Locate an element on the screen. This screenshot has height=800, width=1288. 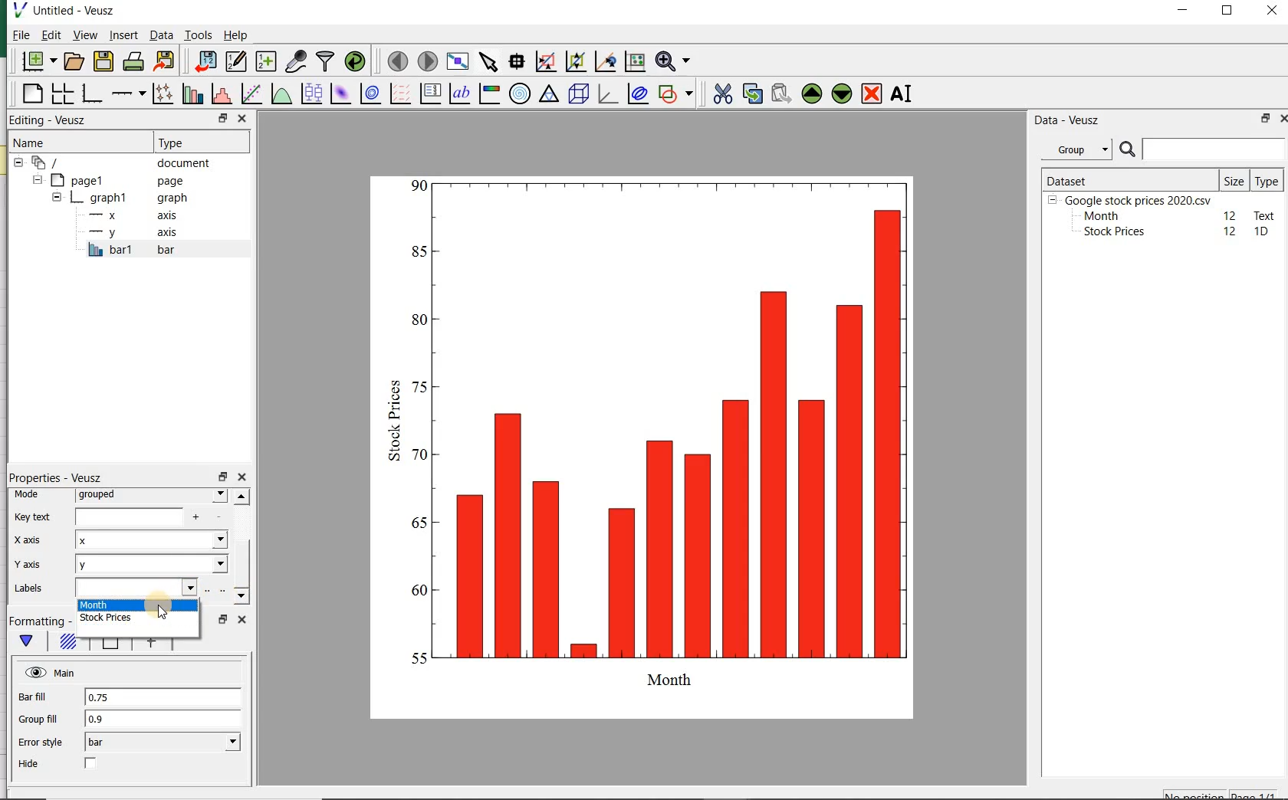
arrange graphs in a grid is located at coordinates (61, 94).